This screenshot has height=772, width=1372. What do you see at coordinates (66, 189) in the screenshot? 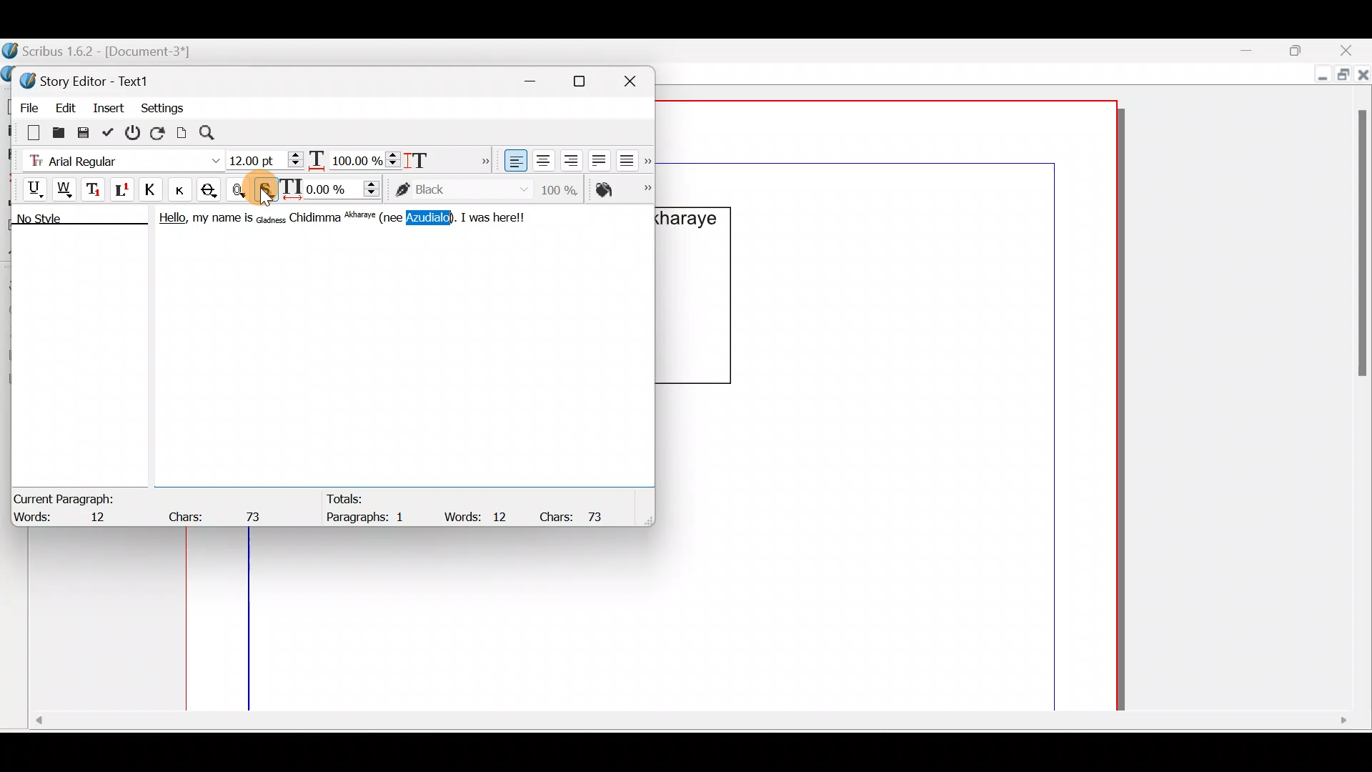
I see `Underline words only` at bounding box center [66, 189].